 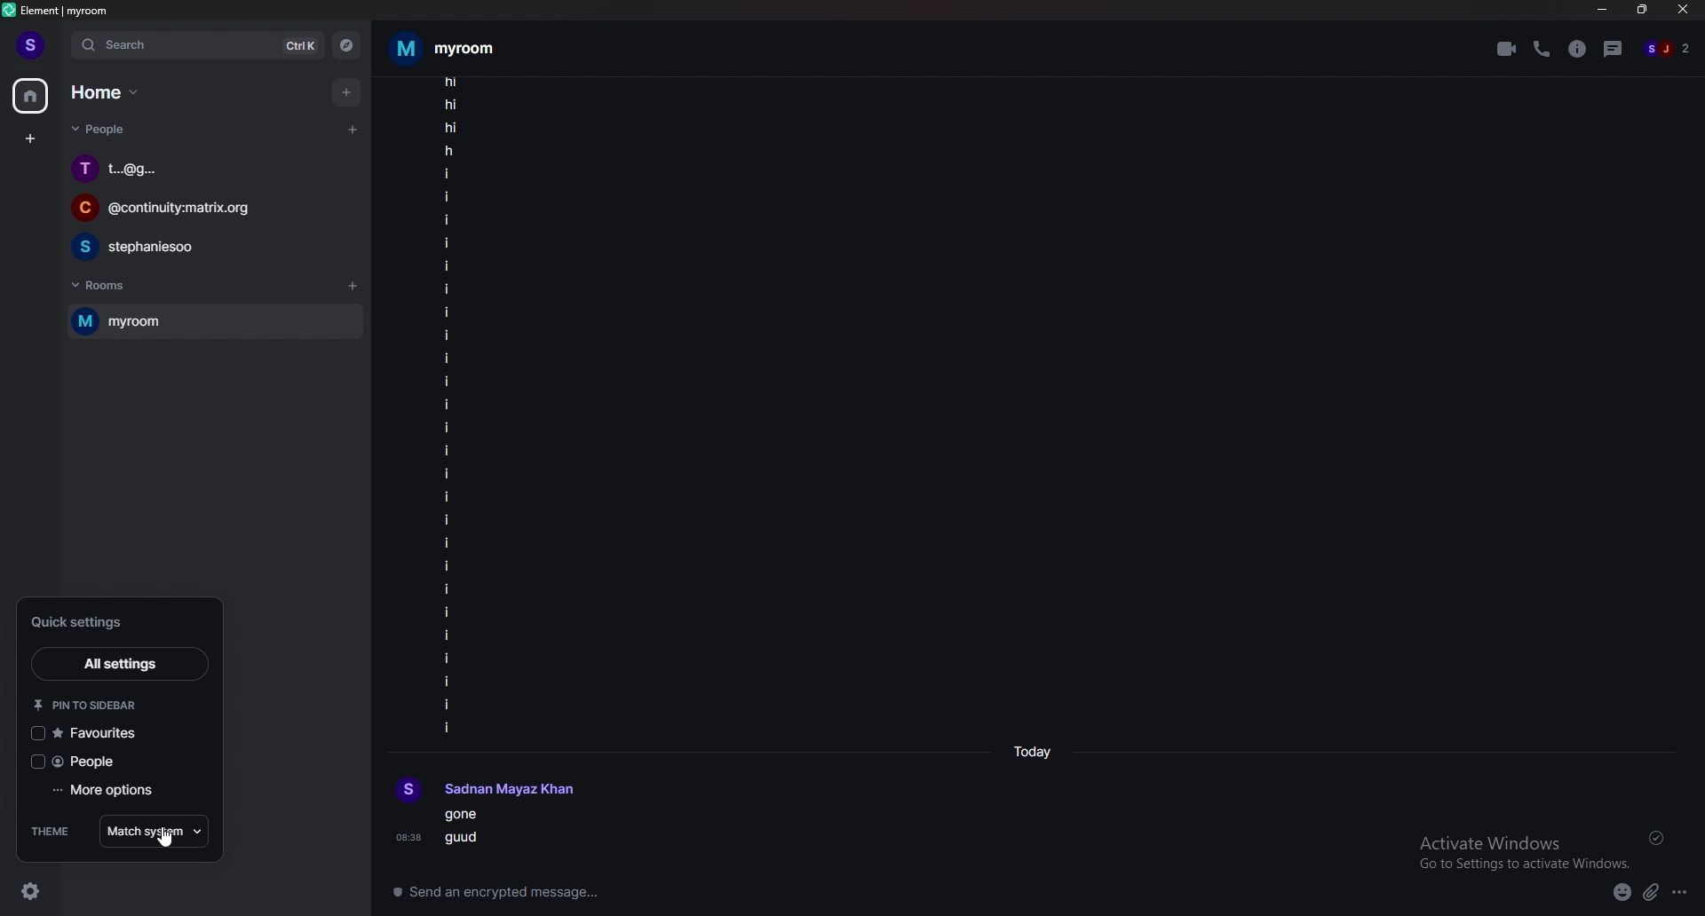 What do you see at coordinates (352, 130) in the screenshot?
I see `start chat` at bounding box center [352, 130].